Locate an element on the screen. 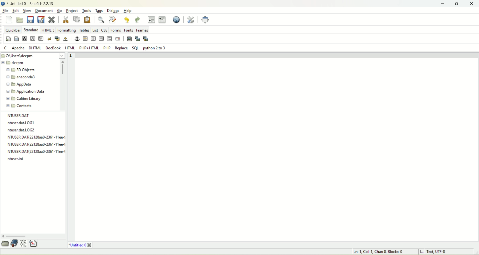 Image resolution: width=479 pixels, height=255 pixels. snippets is located at coordinates (35, 244).